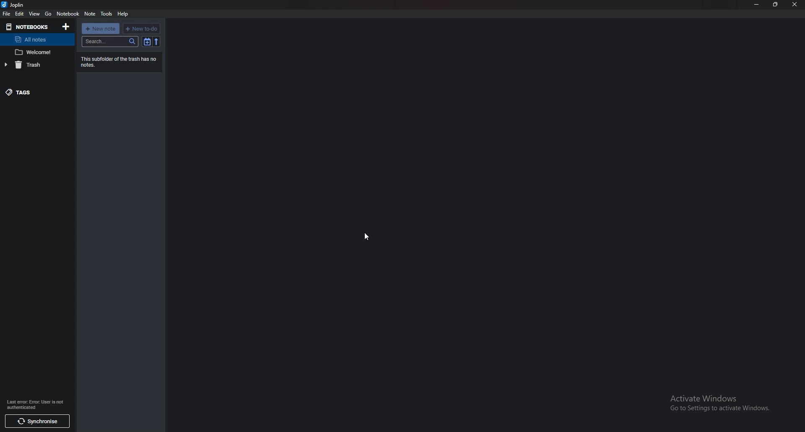  What do you see at coordinates (368, 235) in the screenshot?
I see `cursor` at bounding box center [368, 235].